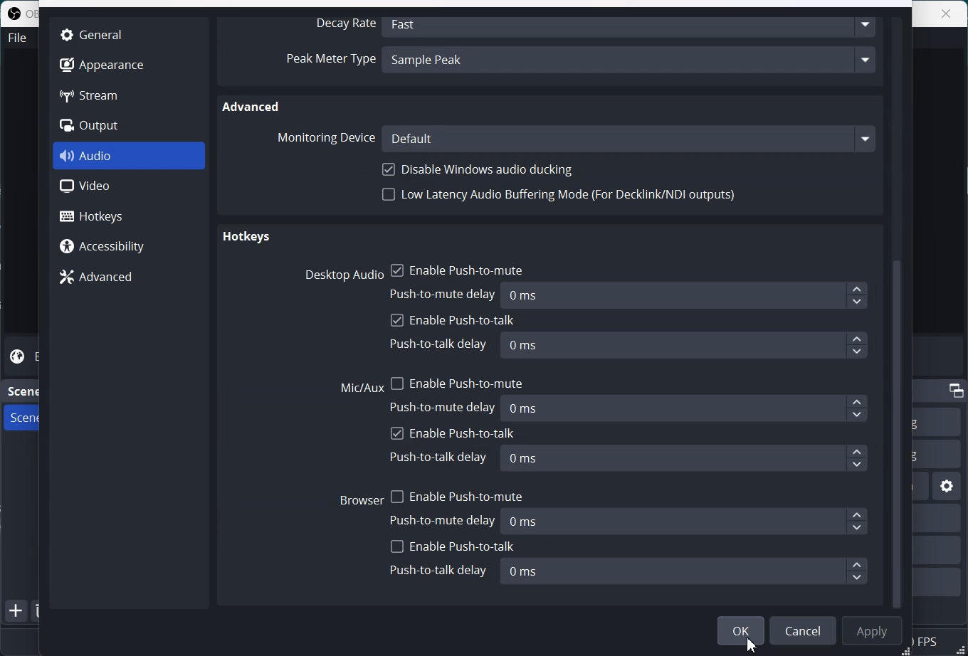 This screenshot has width=968, height=656. What do you see at coordinates (128, 245) in the screenshot?
I see `Accessibility` at bounding box center [128, 245].